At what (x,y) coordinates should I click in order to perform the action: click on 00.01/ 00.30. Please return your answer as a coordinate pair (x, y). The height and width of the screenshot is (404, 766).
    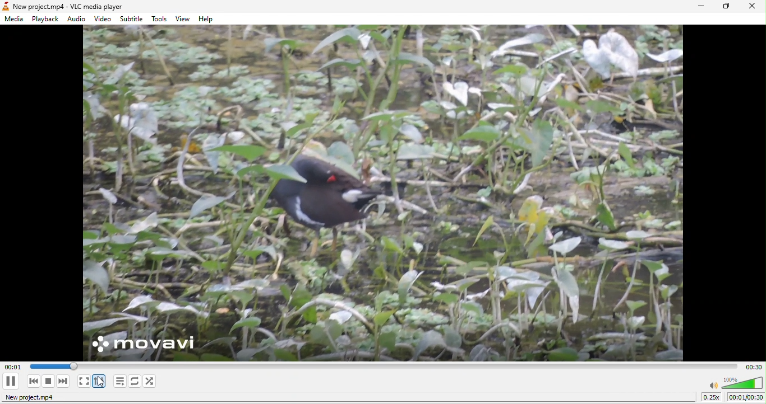
    Looking at the image, I should click on (746, 398).